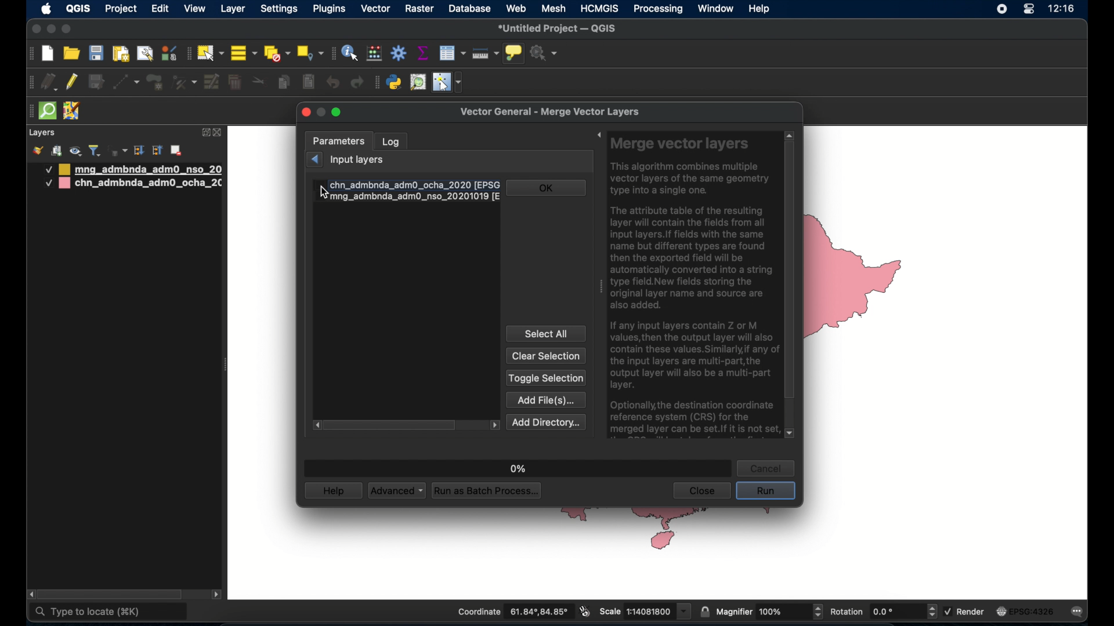 The height and width of the screenshot is (626, 1114). I want to click on cancel, so click(767, 468).